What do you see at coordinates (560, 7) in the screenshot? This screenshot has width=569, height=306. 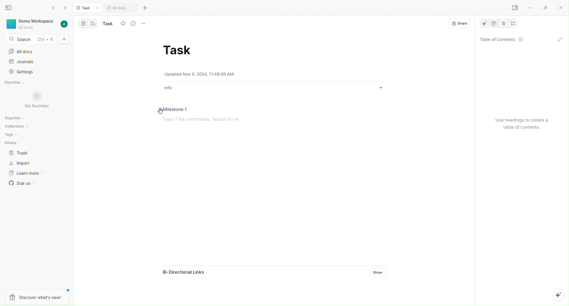 I see `Close` at bounding box center [560, 7].